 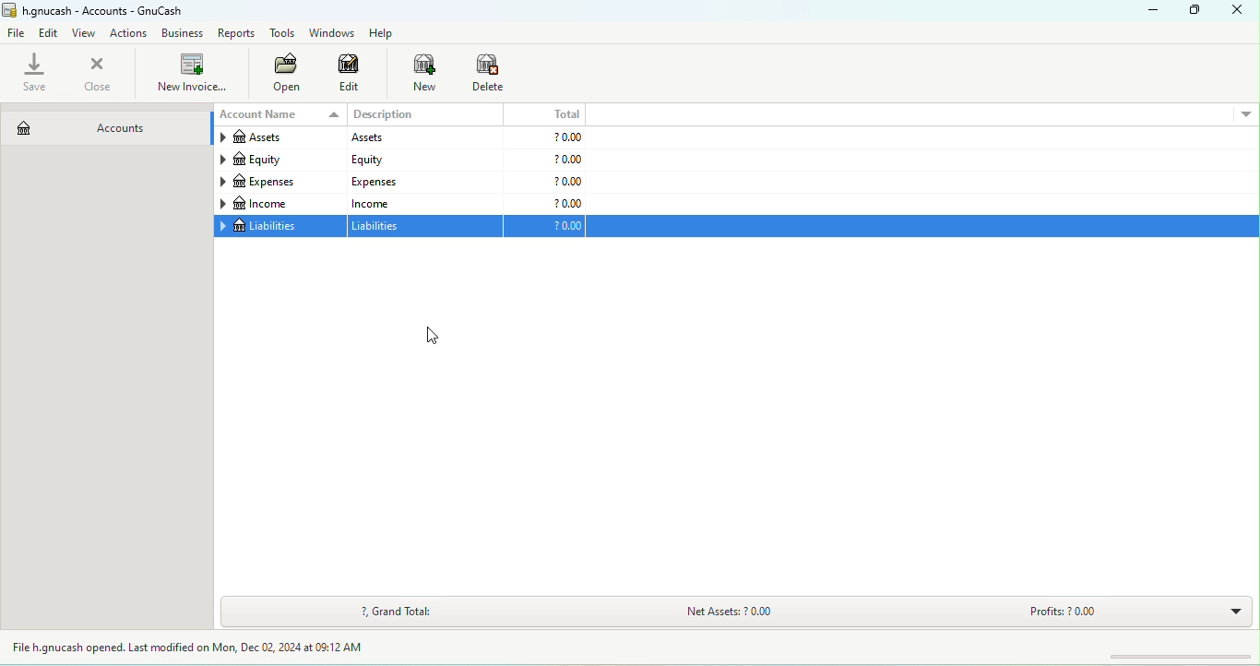 I want to click on ?0.00, so click(x=543, y=182).